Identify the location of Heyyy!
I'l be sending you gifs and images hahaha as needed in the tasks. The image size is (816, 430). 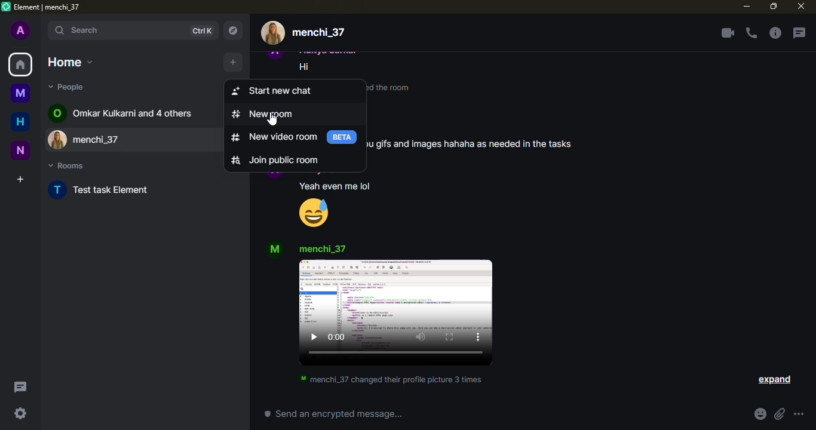
(470, 137).